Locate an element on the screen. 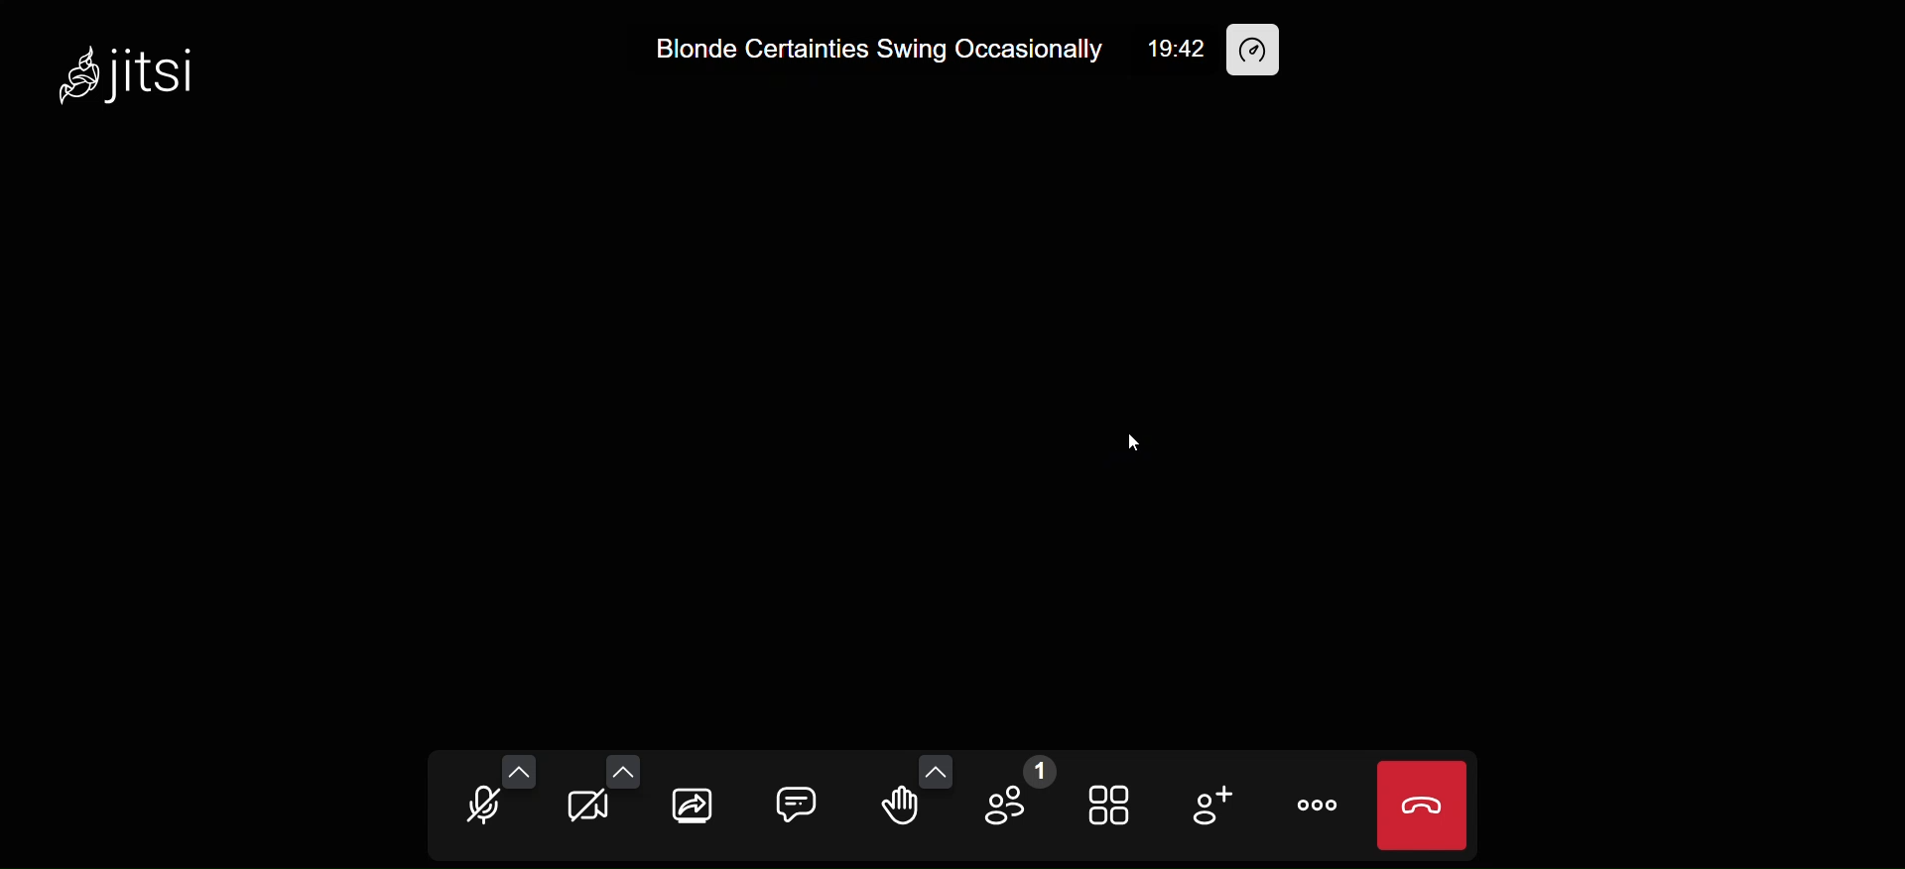 This screenshot has height=869, width=1905. screen share is located at coordinates (695, 804).